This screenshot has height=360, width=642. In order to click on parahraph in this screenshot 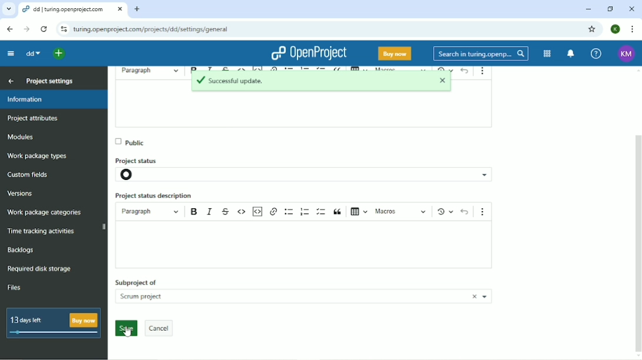, I will do `click(151, 74)`.